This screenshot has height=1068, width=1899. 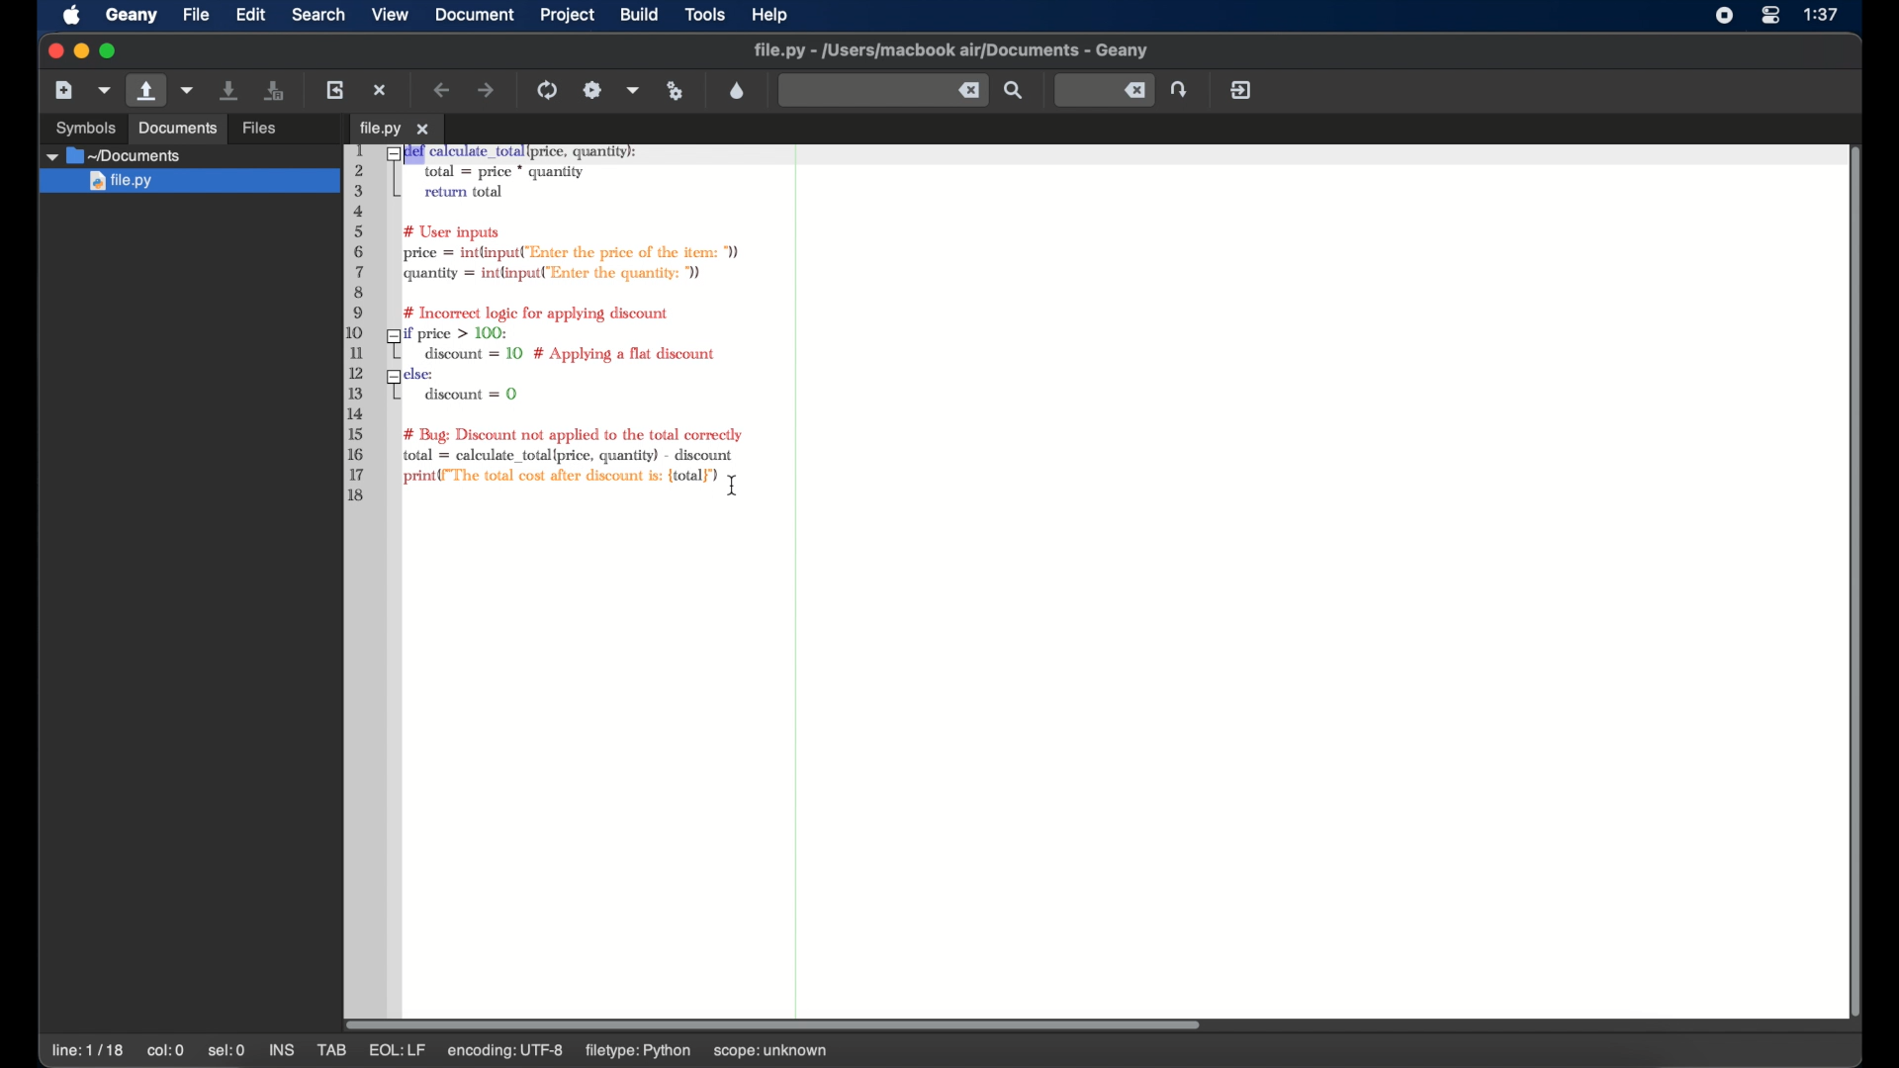 I want to click on compile the current file, so click(x=548, y=89).